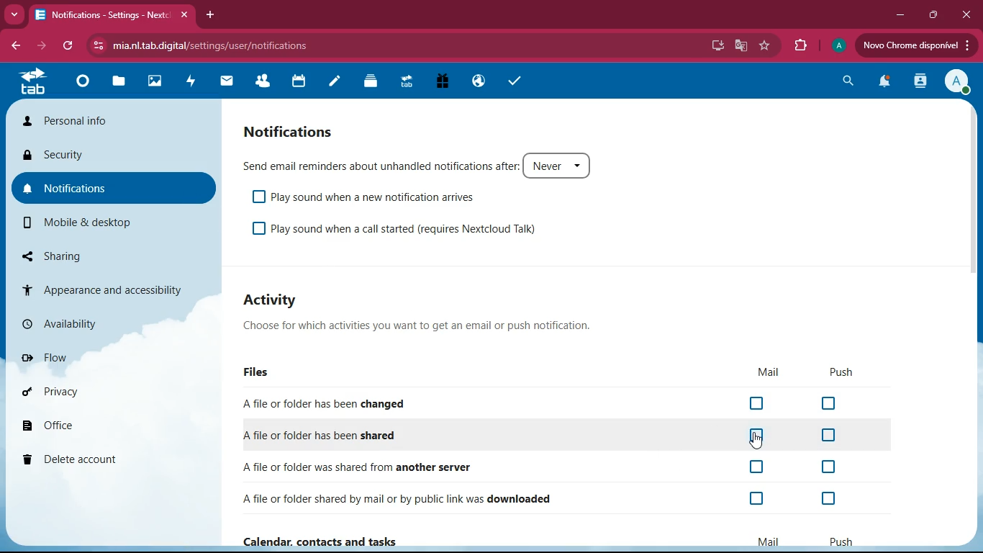 The width and height of the screenshot is (983, 553). What do you see at coordinates (443, 82) in the screenshot?
I see `gift` at bounding box center [443, 82].